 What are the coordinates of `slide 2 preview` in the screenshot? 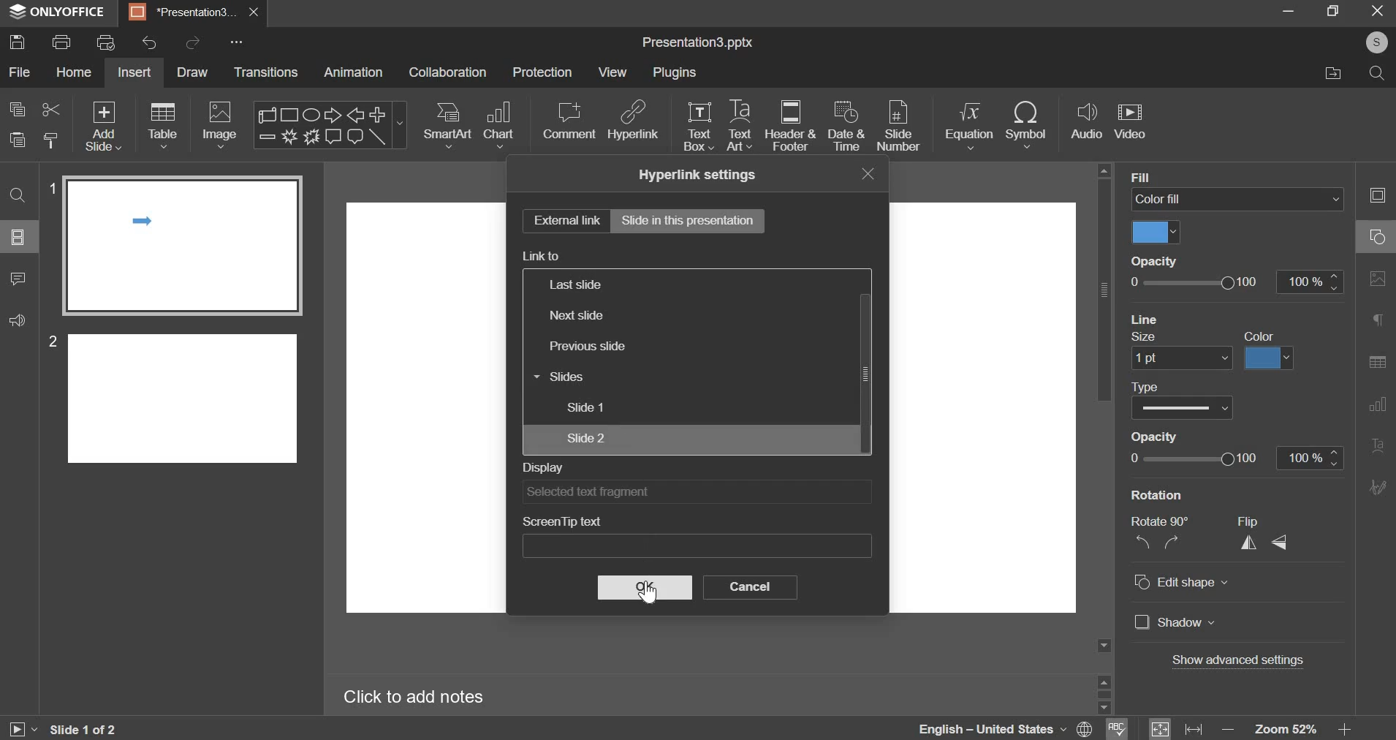 It's located at (183, 396).